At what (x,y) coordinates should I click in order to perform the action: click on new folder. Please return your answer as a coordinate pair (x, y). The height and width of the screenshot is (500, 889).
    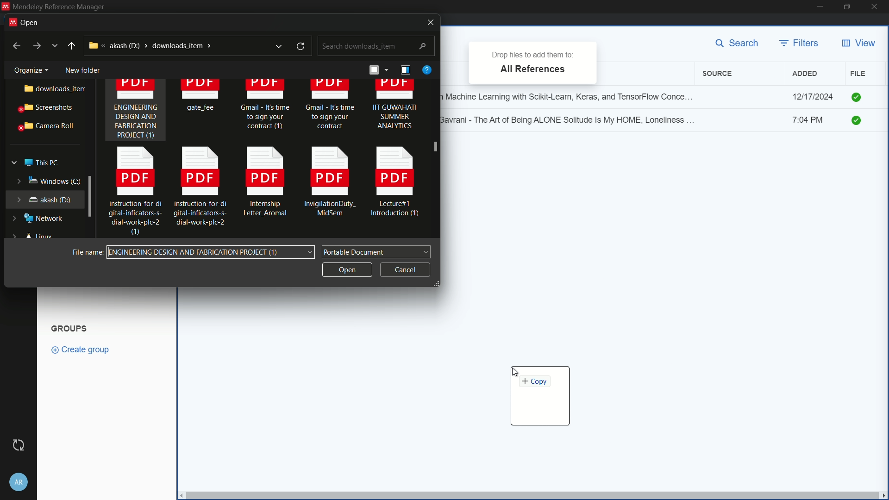
    Looking at the image, I should click on (82, 68).